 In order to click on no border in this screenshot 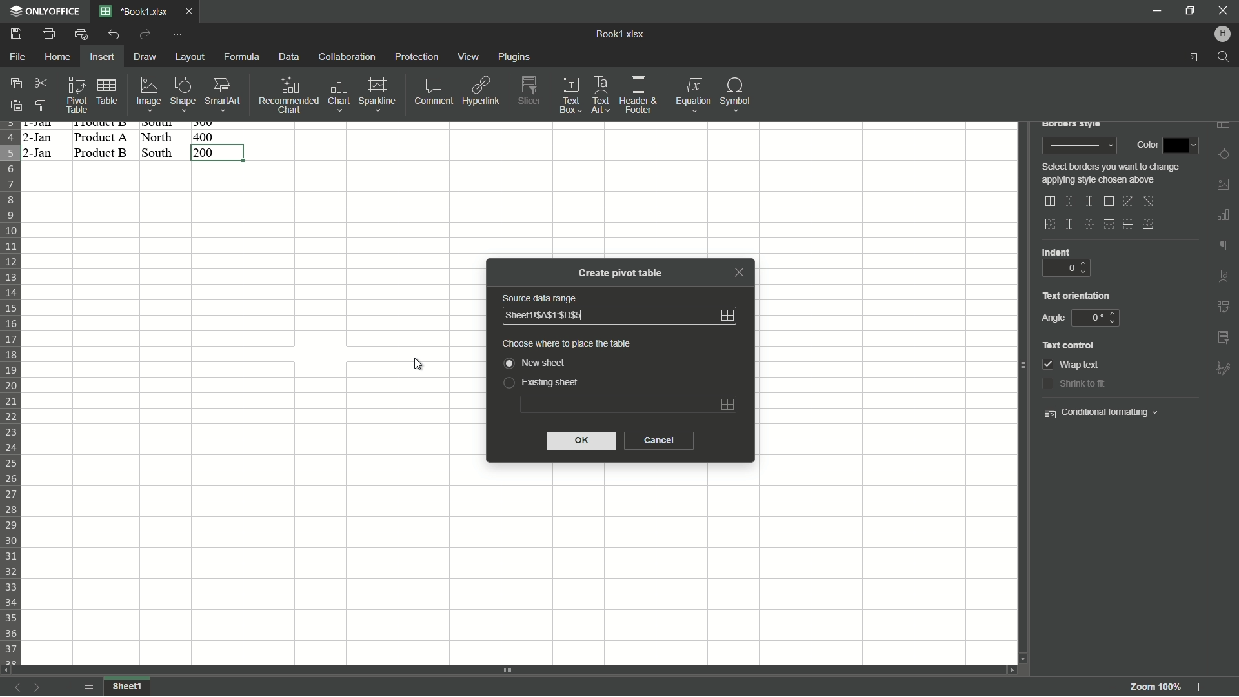, I will do `click(1066, 202)`.